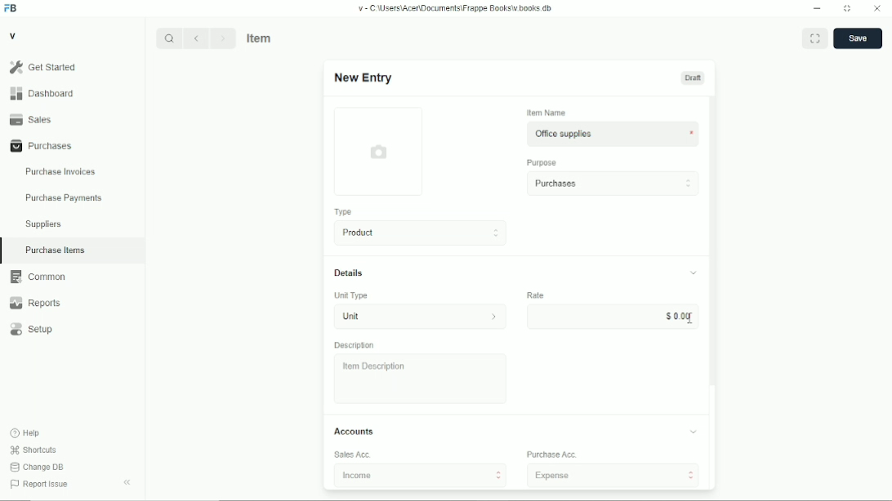 This screenshot has height=501, width=892. Describe the element at coordinates (39, 484) in the screenshot. I see `report issue` at that location.